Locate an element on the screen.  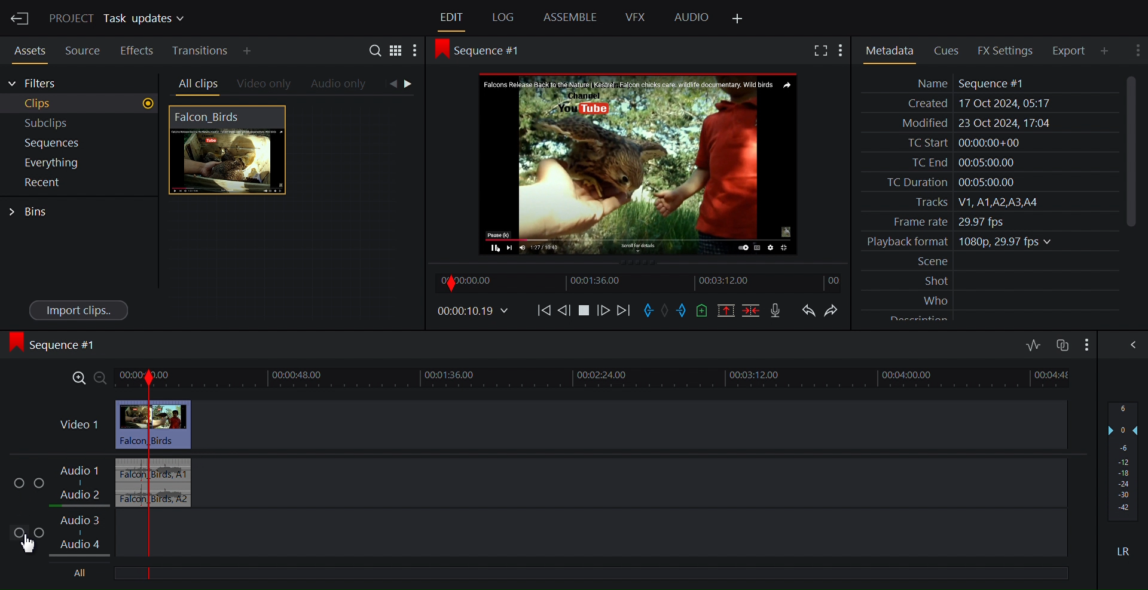
audio 2 is located at coordinates (172, 496).